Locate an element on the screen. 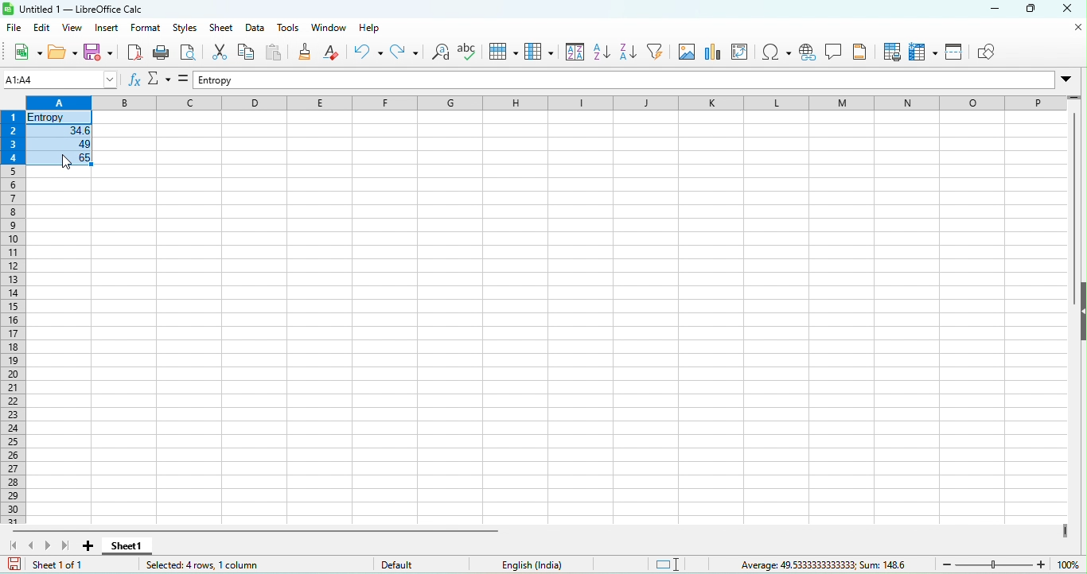  export directly as pdf is located at coordinates (137, 52).